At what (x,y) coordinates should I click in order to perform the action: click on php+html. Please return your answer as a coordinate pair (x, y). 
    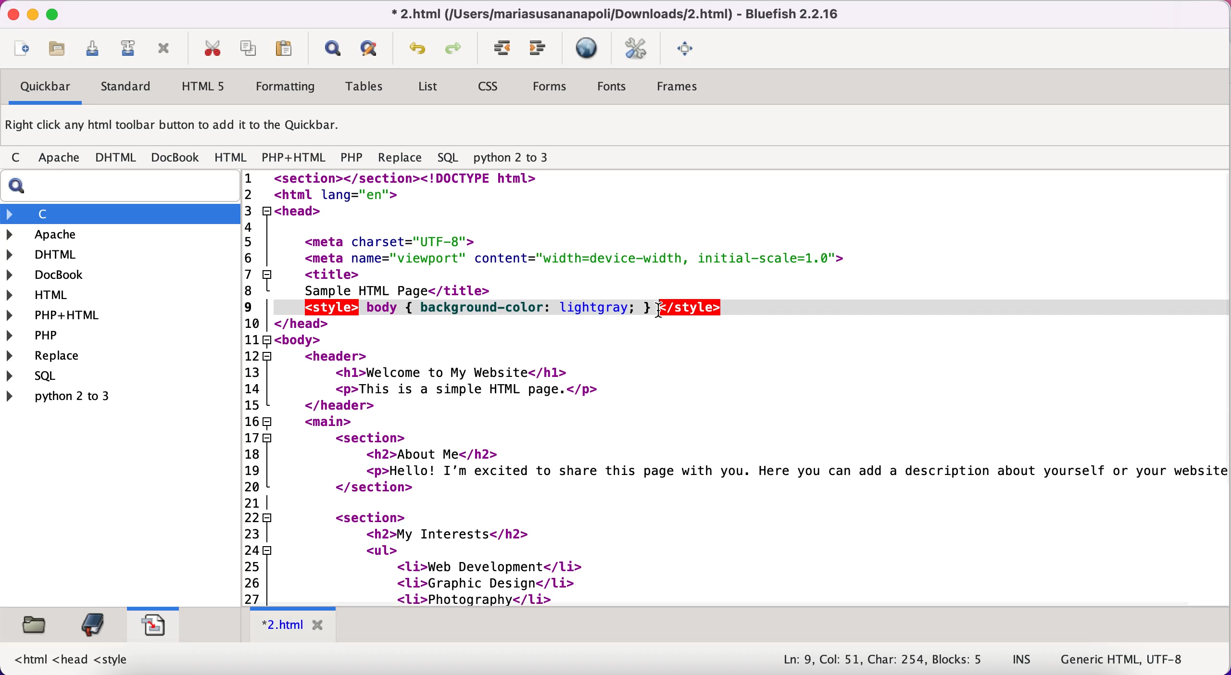
    Looking at the image, I should click on (61, 316).